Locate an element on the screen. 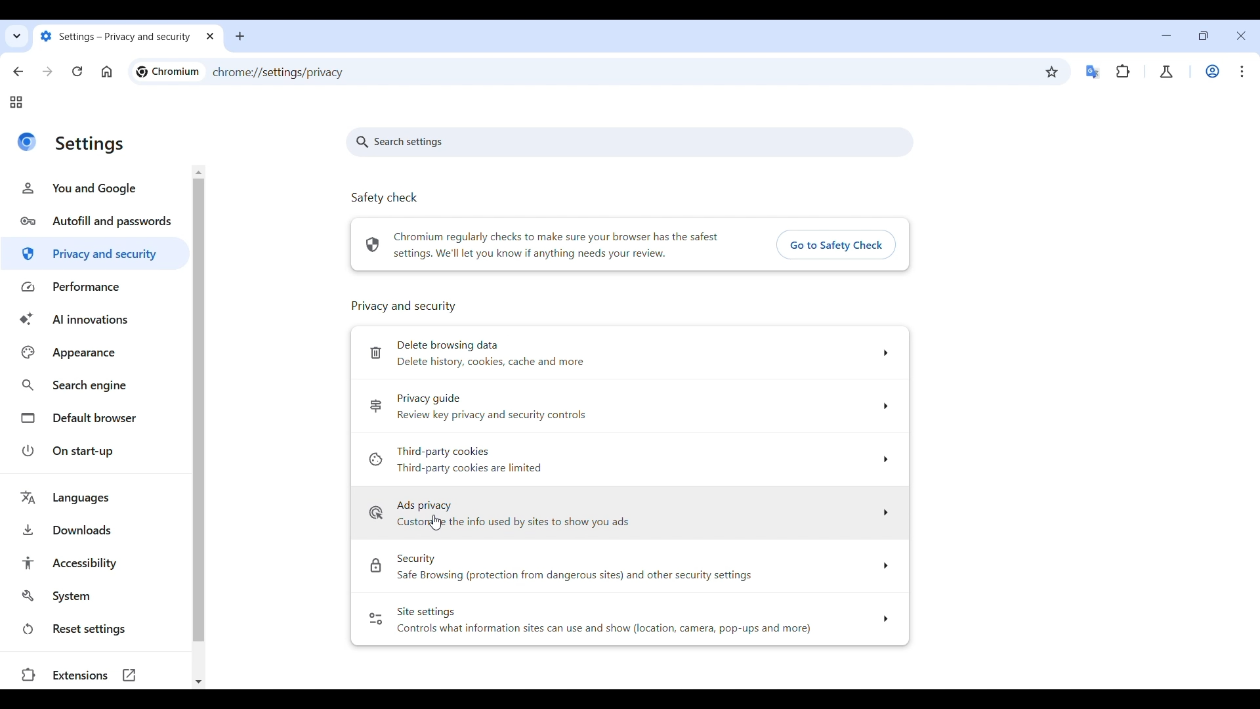 Image resolution: width=1260 pixels, height=709 pixels. Tab groups  is located at coordinates (16, 102).